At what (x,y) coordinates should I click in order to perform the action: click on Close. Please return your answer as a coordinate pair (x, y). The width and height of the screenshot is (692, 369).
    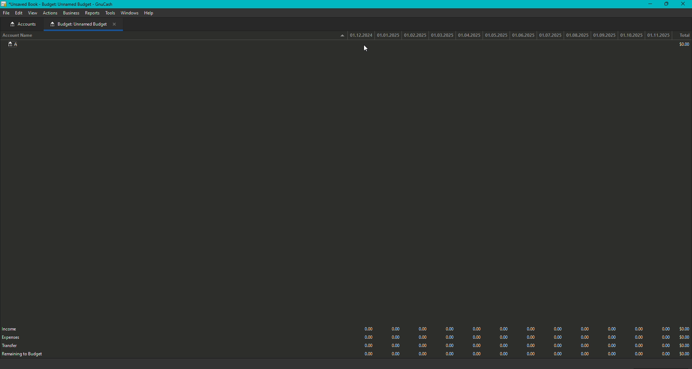
    Looking at the image, I should click on (684, 4).